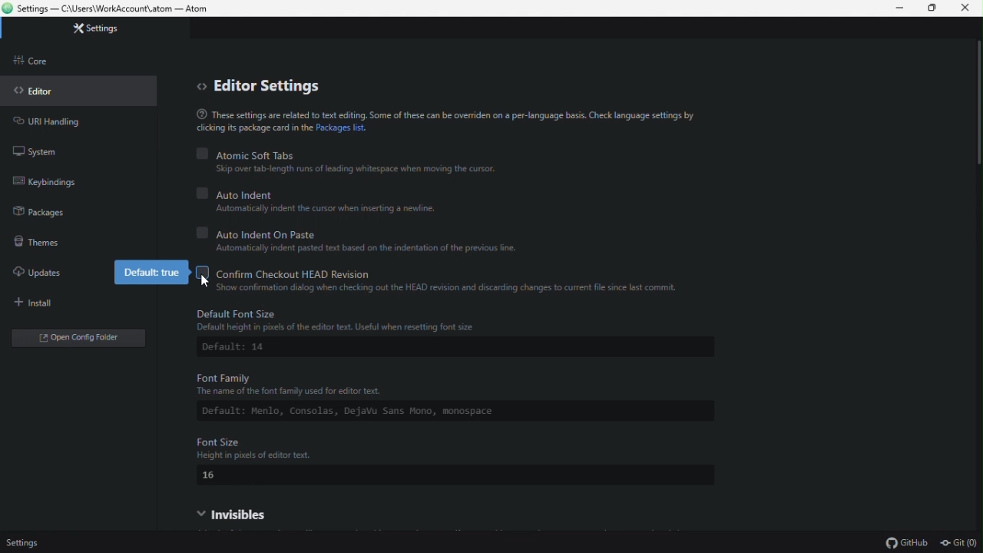 The height and width of the screenshot is (553, 983). What do you see at coordinates (894, 9) in the screenshot?
I see `minimize` at bounding box center [894, 9].